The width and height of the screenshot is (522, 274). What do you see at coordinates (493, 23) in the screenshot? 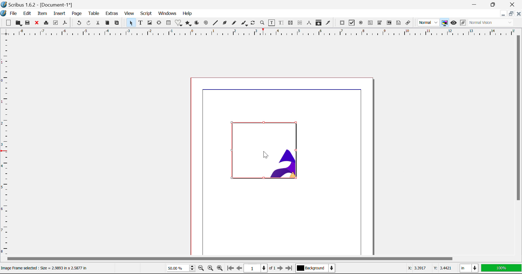
I see `Display Appearance` at bounding box center [493, 23].